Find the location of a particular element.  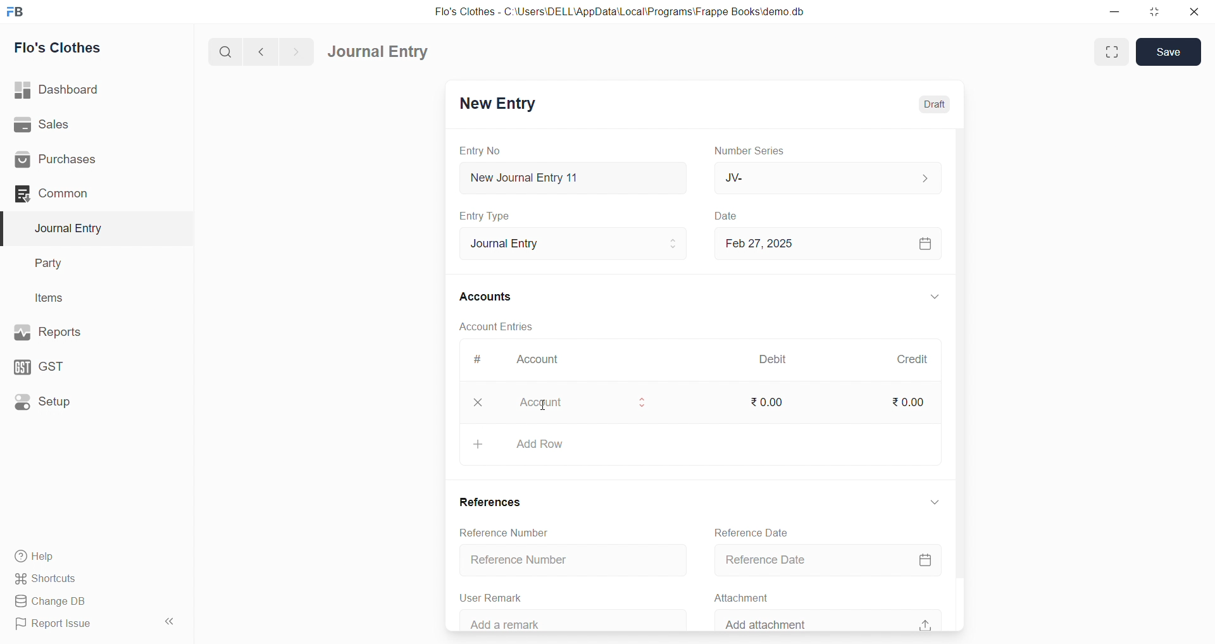

Credit is located at coordinates (914, 360).